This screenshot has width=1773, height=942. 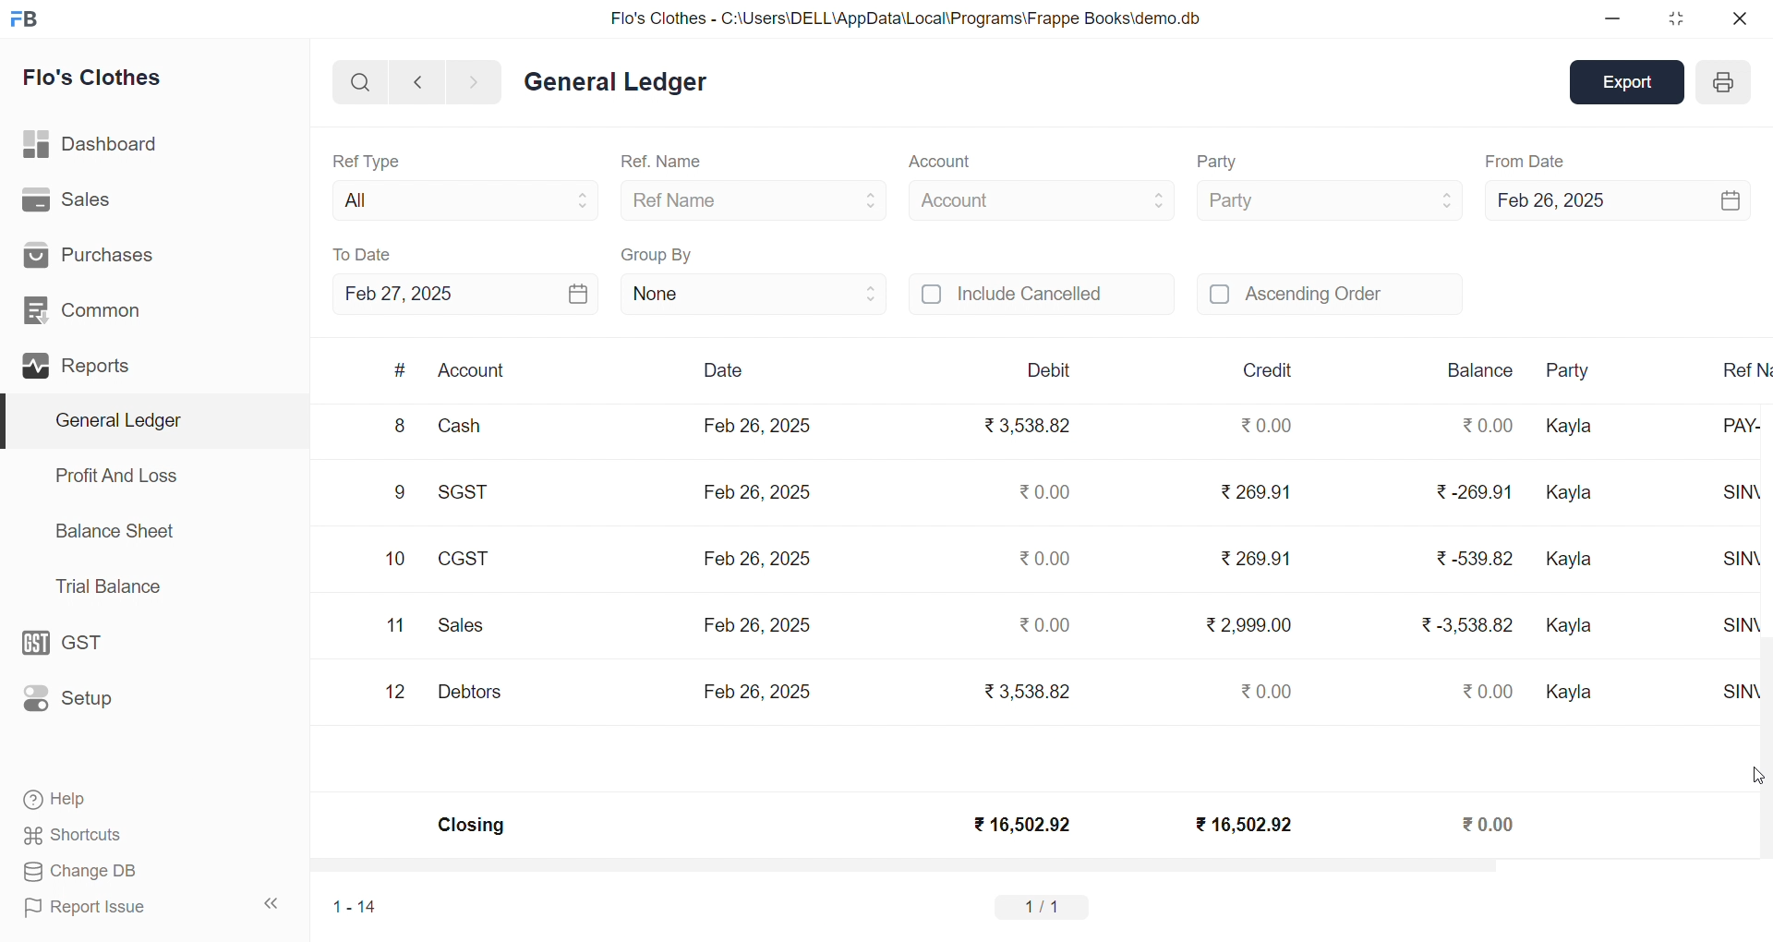 I want to click on ₹3538.82, so click(x=1023, y=689).